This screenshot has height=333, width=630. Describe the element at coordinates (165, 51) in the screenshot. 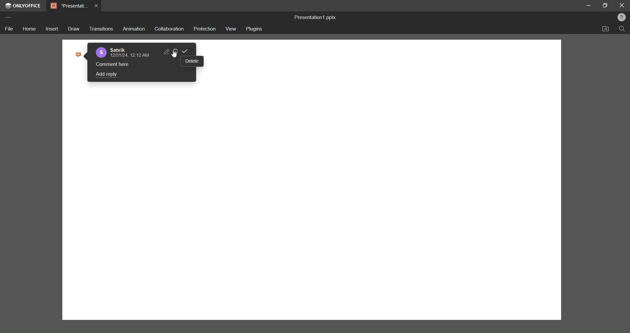

I see `edit` at that location.